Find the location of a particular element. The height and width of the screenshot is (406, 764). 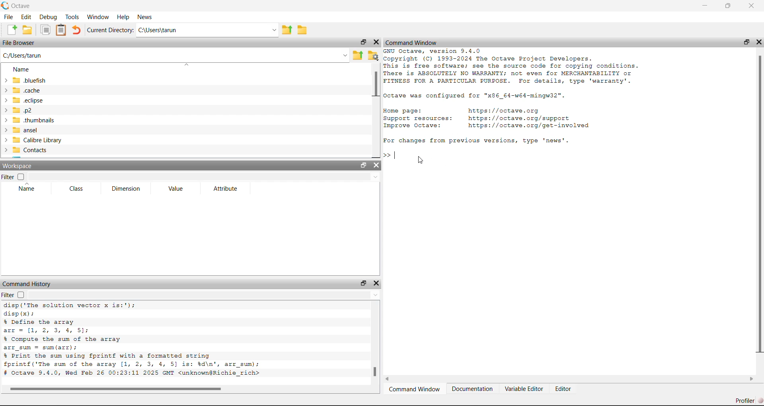

Check box is located at coordinates (21, 295).